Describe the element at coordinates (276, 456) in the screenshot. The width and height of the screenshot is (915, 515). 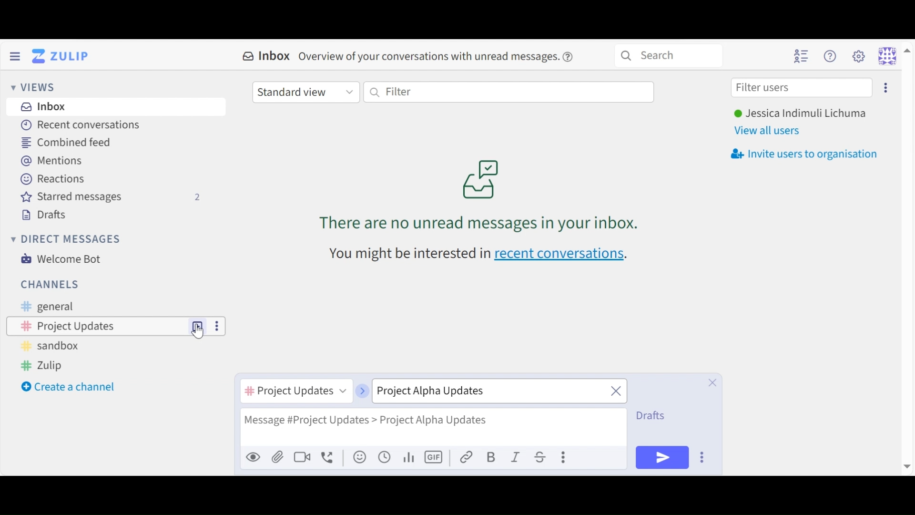
I see `Upload File` at that location.